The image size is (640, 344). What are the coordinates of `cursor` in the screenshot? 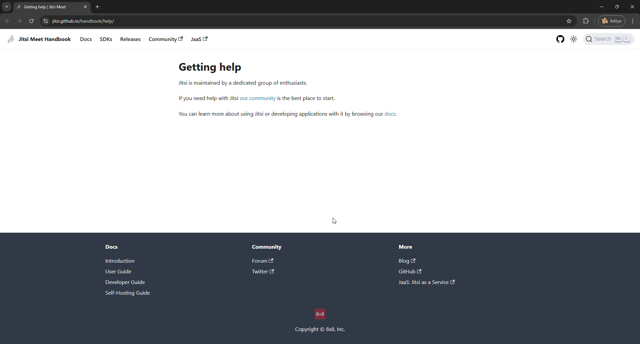 It's located at (335, 222).